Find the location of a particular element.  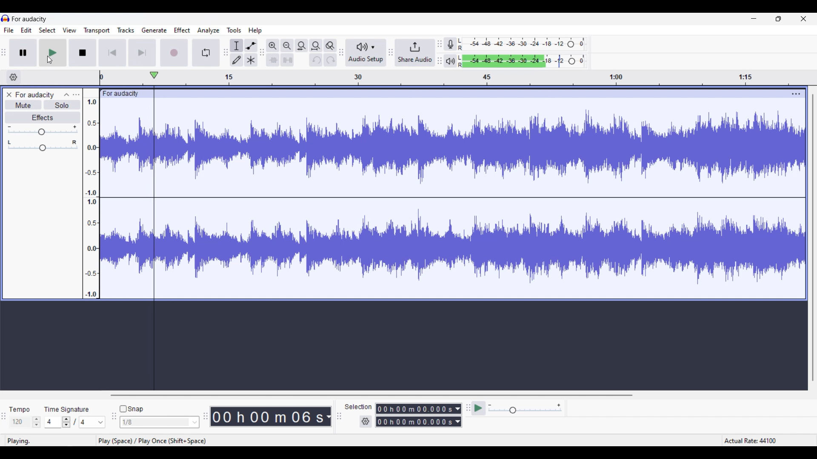

Zoom out is located at coordinates (288, 46).